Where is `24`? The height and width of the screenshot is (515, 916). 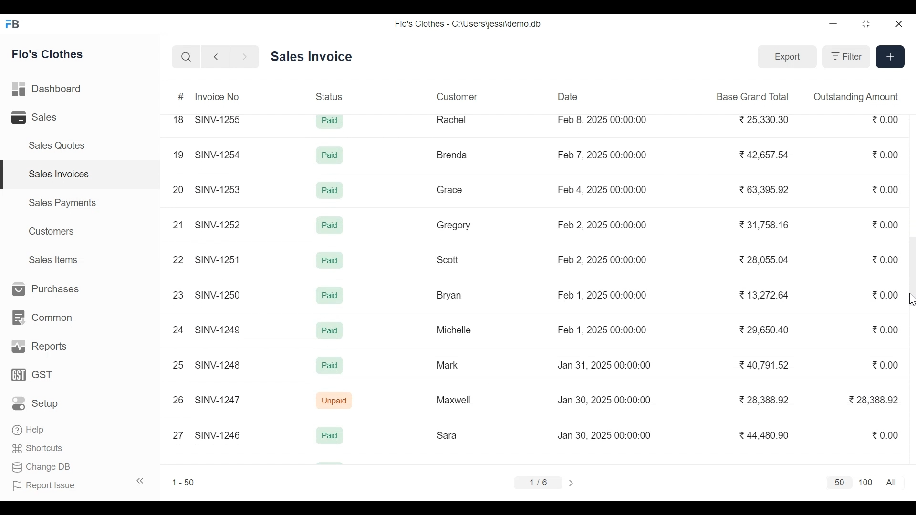 24 is located at coordinates (178, 330).